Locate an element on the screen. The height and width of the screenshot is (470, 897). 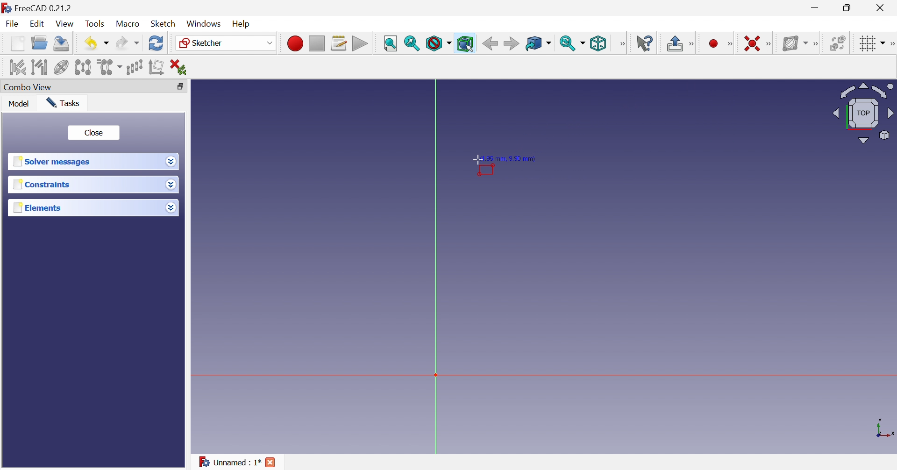
x, y axis is located at coordinates (883, 427).